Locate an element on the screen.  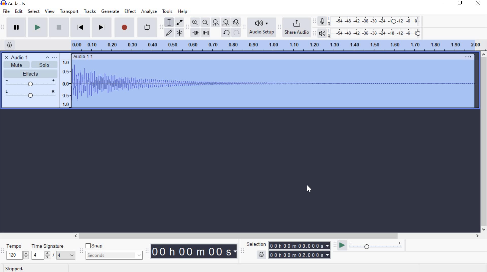
"Risset Drum generated on audio track is located at coordinates (241, 80).